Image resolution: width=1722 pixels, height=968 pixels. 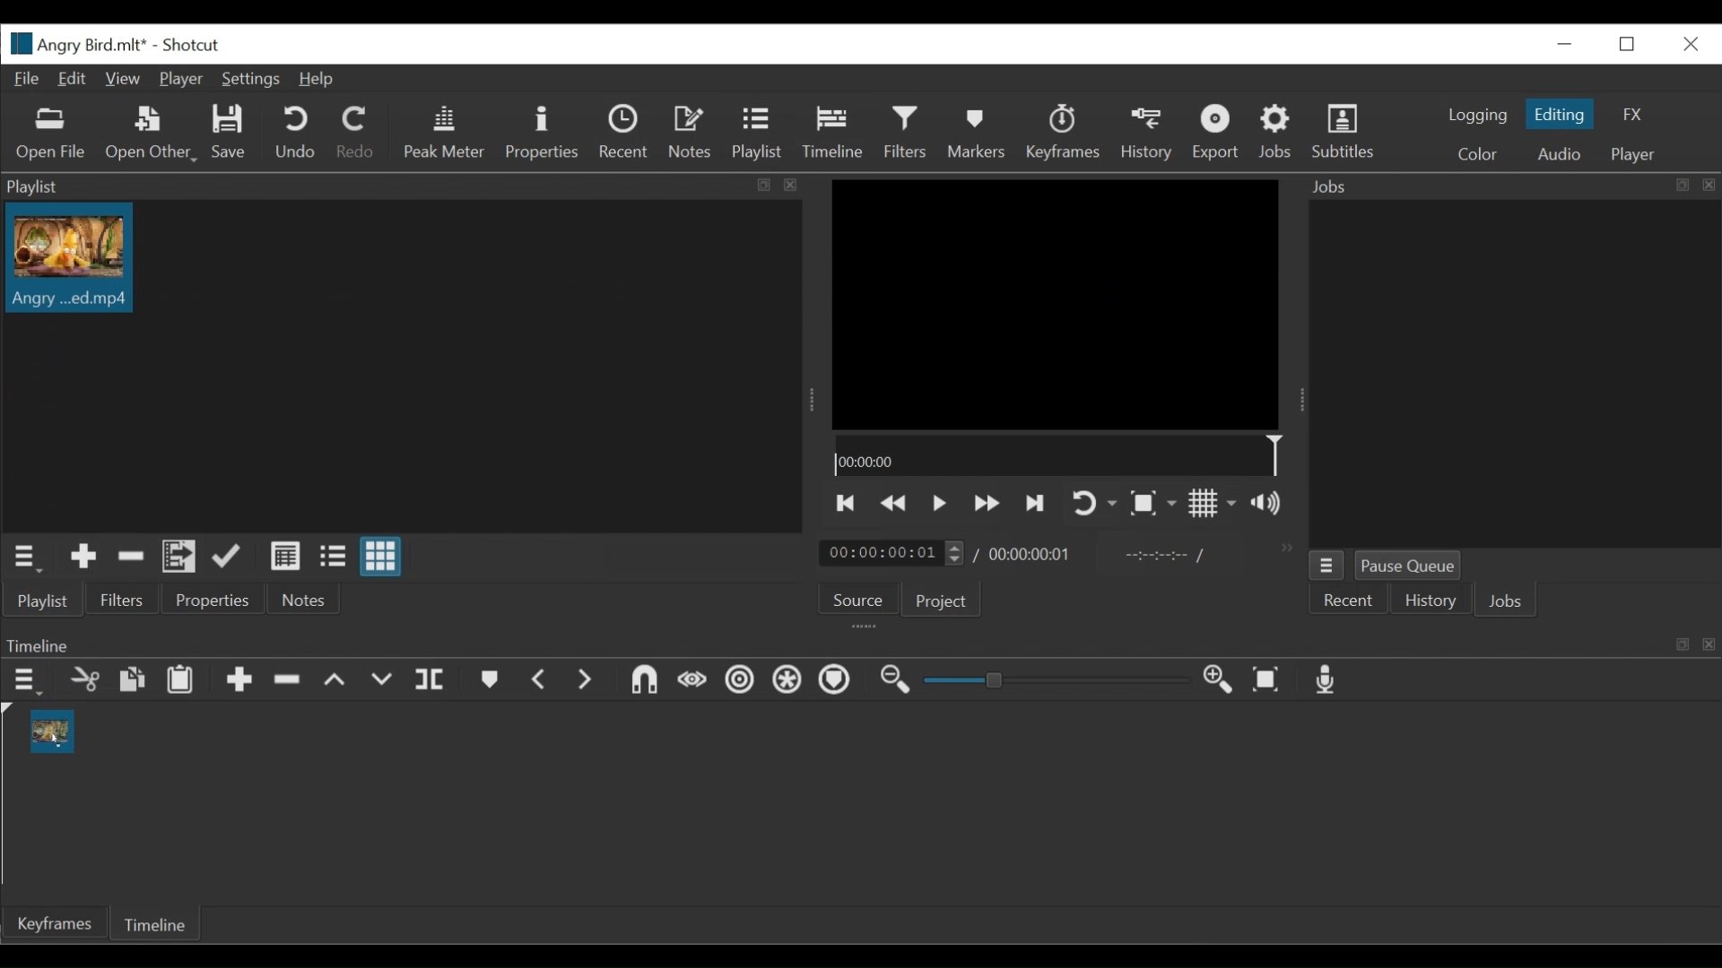 What do you see at coordinates (47, 603) in the screenshot?
I see `Playlist` at bounding box center [47, 603].